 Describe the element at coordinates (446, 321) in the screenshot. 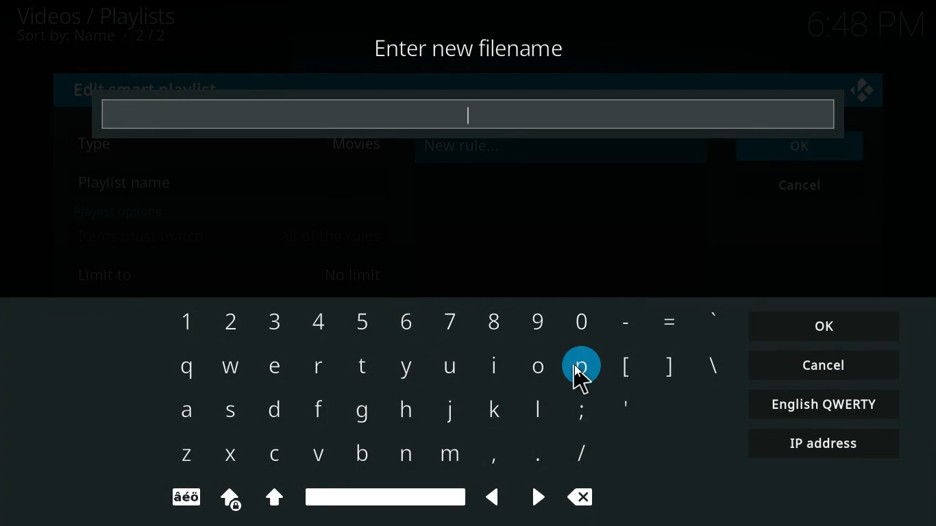

I see `7` at that location.